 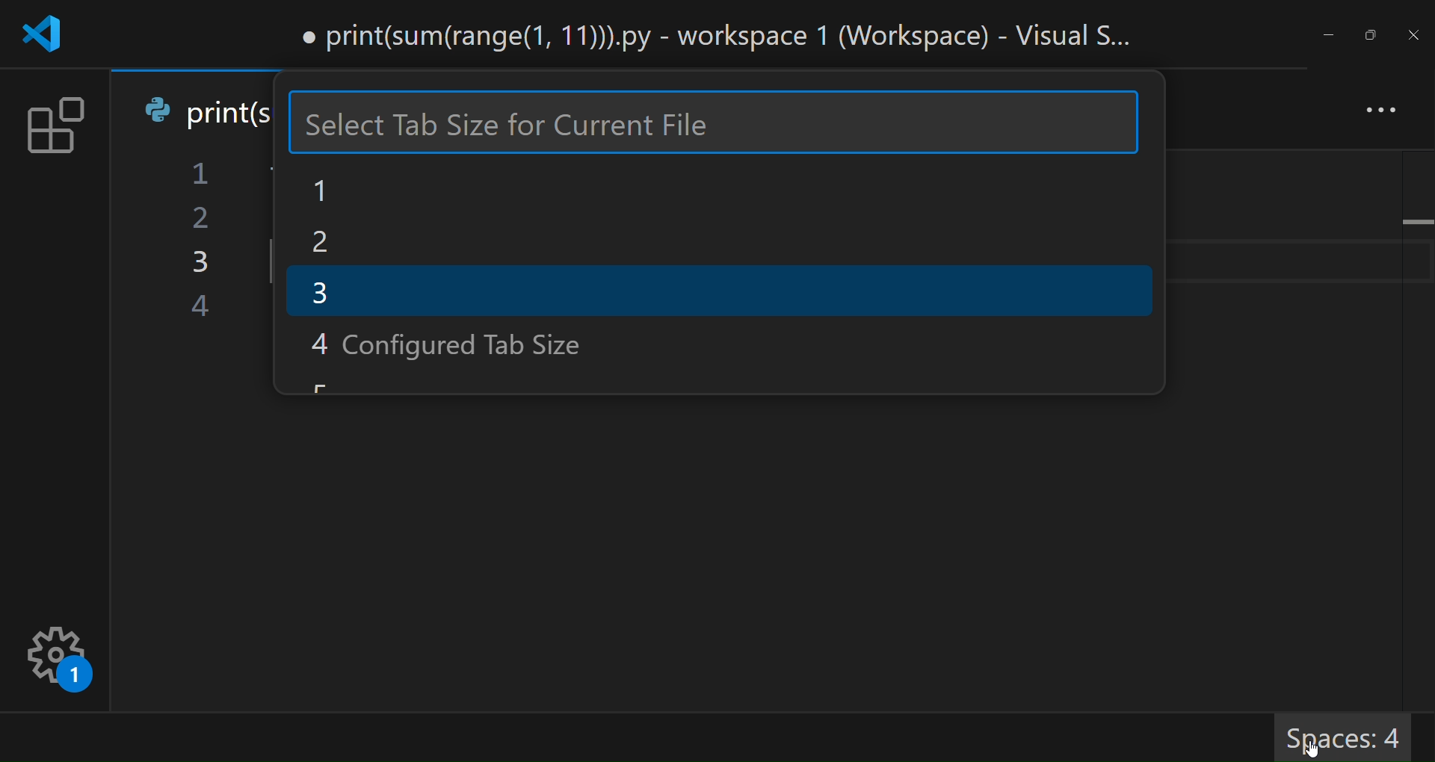 What do you see at coordinates (58, 661) in the screenshot?
I see `settings` at bounding box center [58, 661].